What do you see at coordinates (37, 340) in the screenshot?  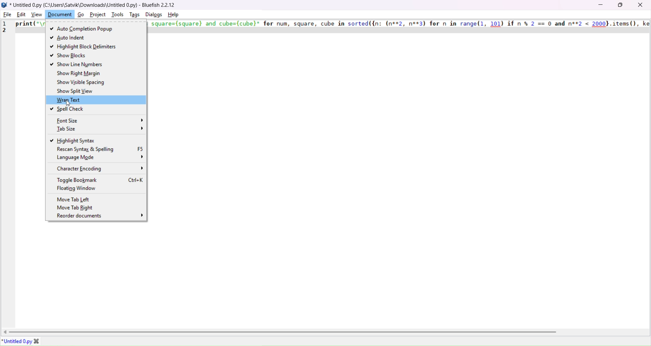 I see `close tab` at bounding box center [37, 340].